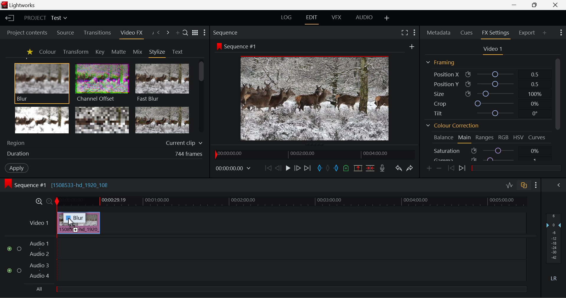  What do you see at coordinates (168, 33) in the screenshot?
I see `Next Panel` at bounding box center [168, 33].